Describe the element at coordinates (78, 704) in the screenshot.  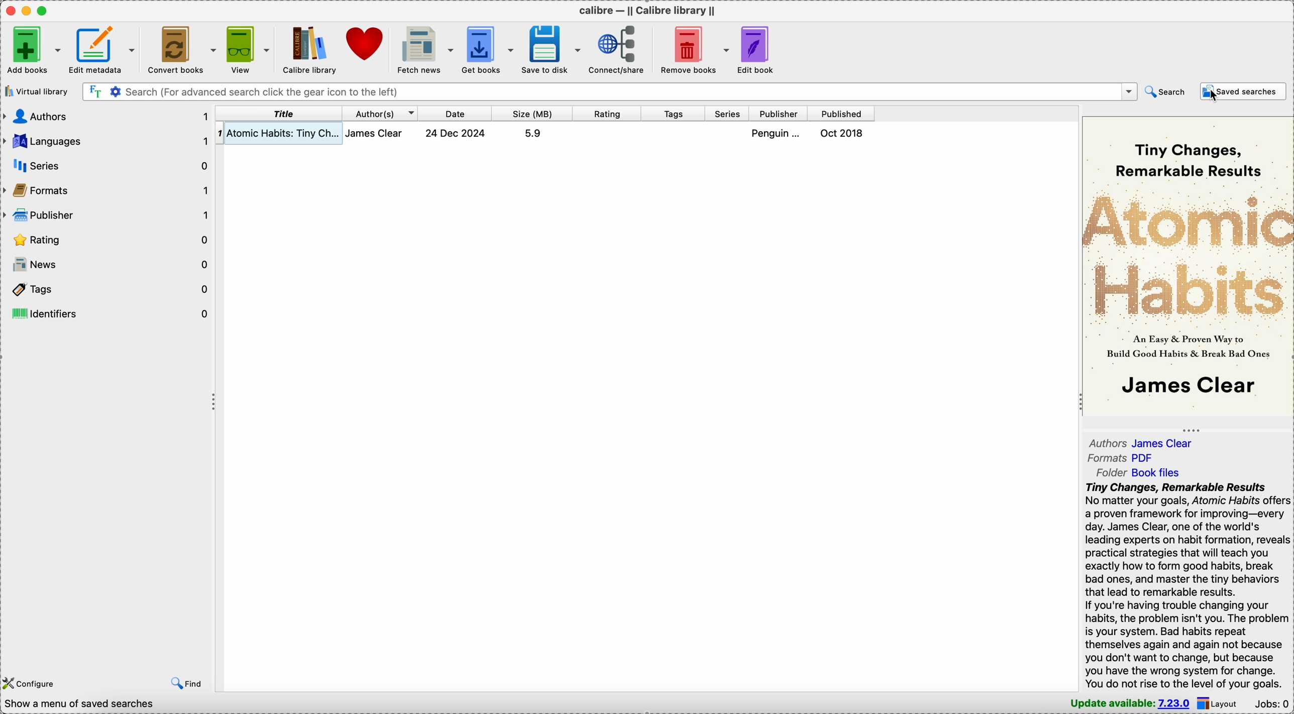
I see `Show a menu of saved searches` at that location.